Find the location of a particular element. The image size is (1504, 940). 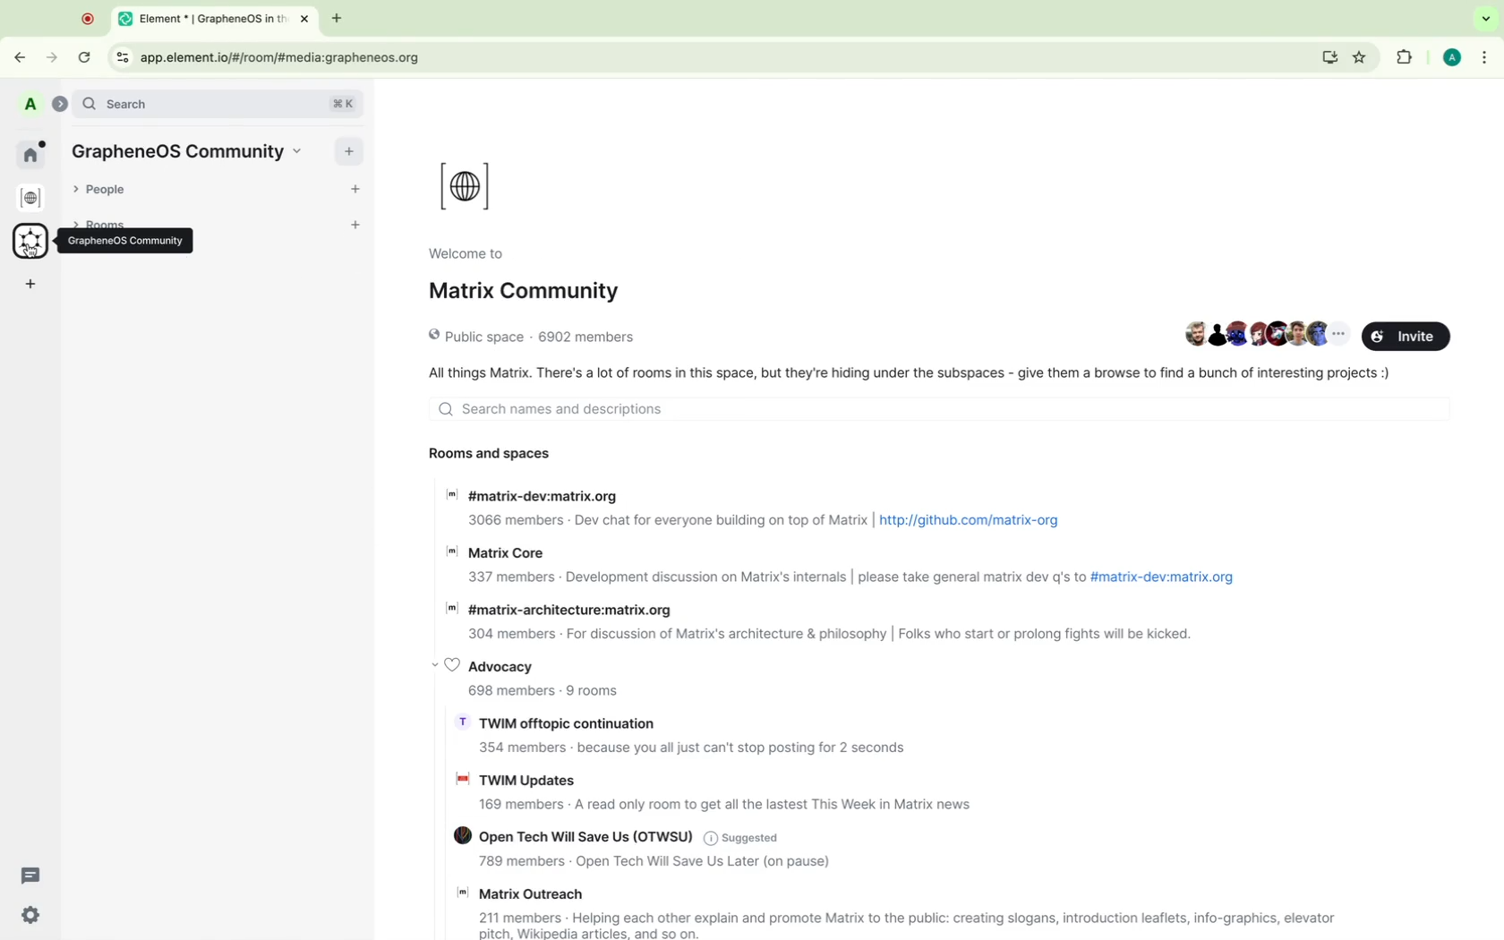

community name is located at coordinates (192, 150).